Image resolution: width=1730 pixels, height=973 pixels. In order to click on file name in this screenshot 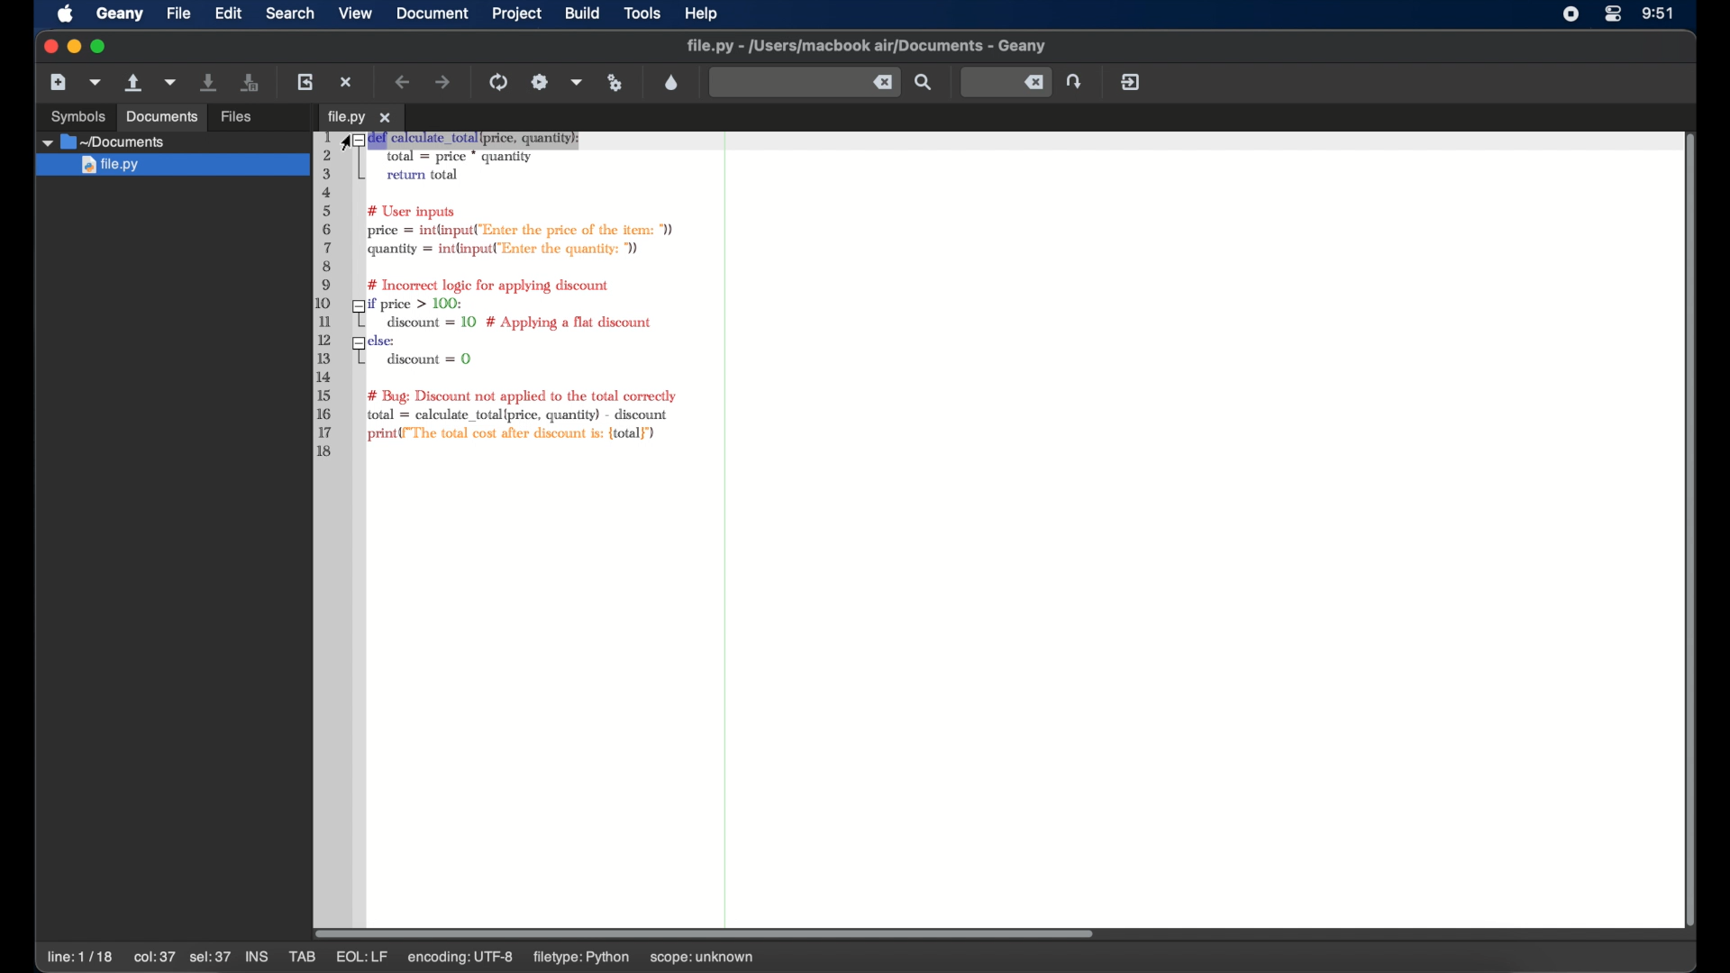, I will do `click(865, 47)`.